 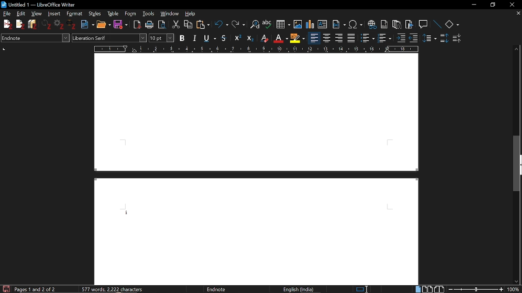 I want to click on Insert special character, so click(x=355, y=24).